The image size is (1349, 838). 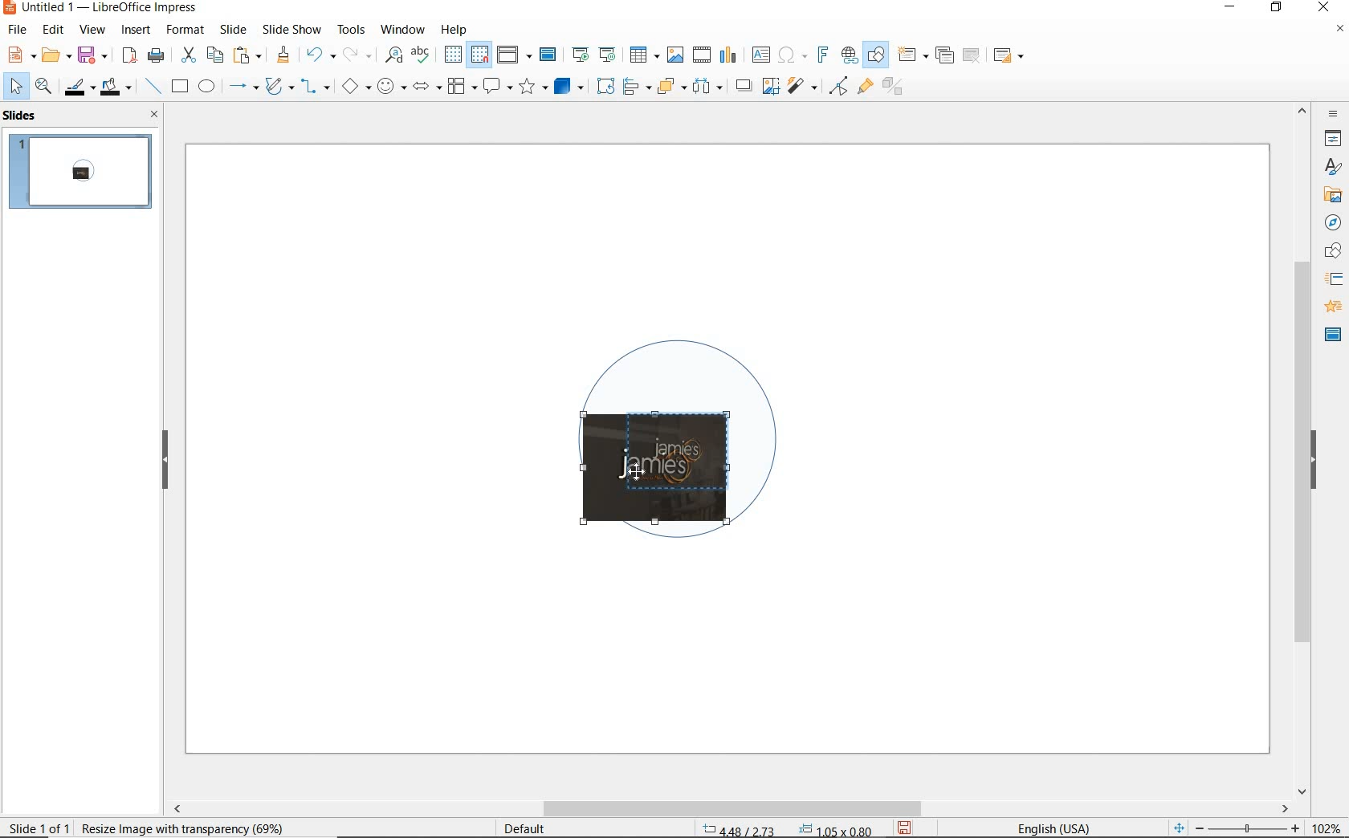 I want to click on select, so click(x=17, y=87).